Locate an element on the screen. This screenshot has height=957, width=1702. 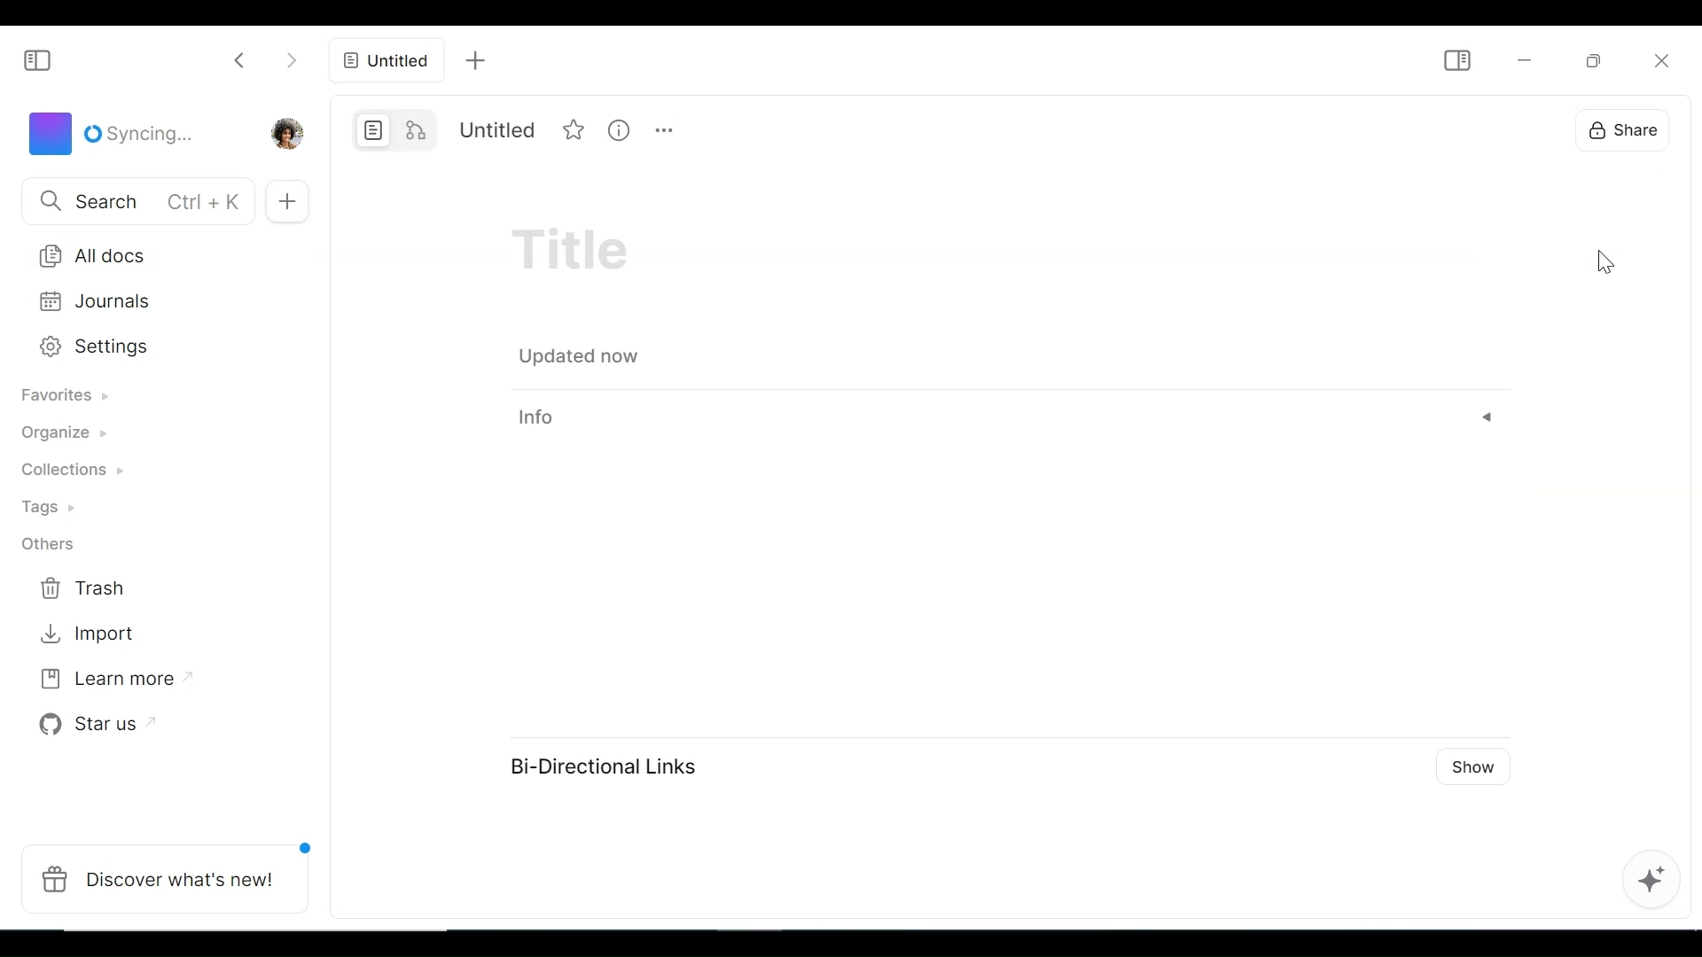
Settings is located at coordinates (150, 346).